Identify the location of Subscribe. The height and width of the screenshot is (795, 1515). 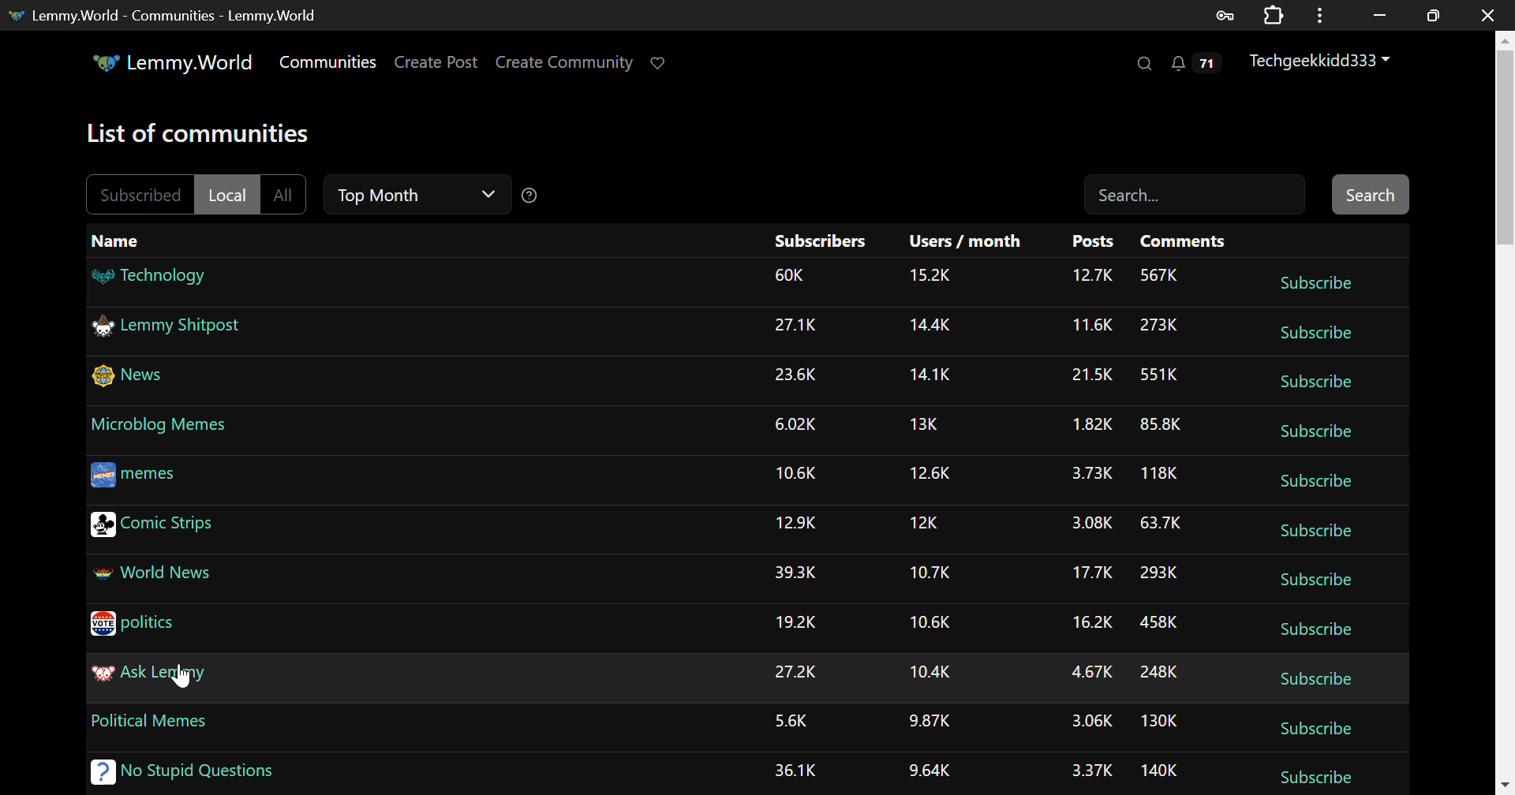
(1316, 334).